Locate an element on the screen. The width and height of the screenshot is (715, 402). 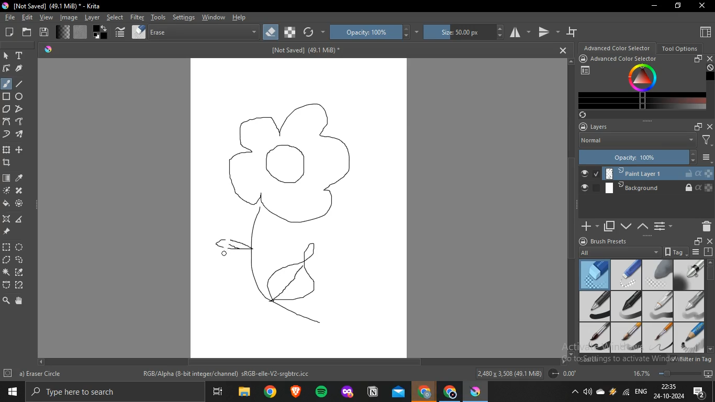
Up is located at coordinates (572, 61).